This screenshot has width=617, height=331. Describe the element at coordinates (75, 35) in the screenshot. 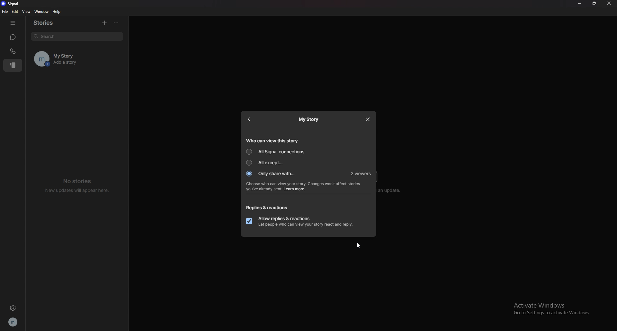

I see `search` at that location.